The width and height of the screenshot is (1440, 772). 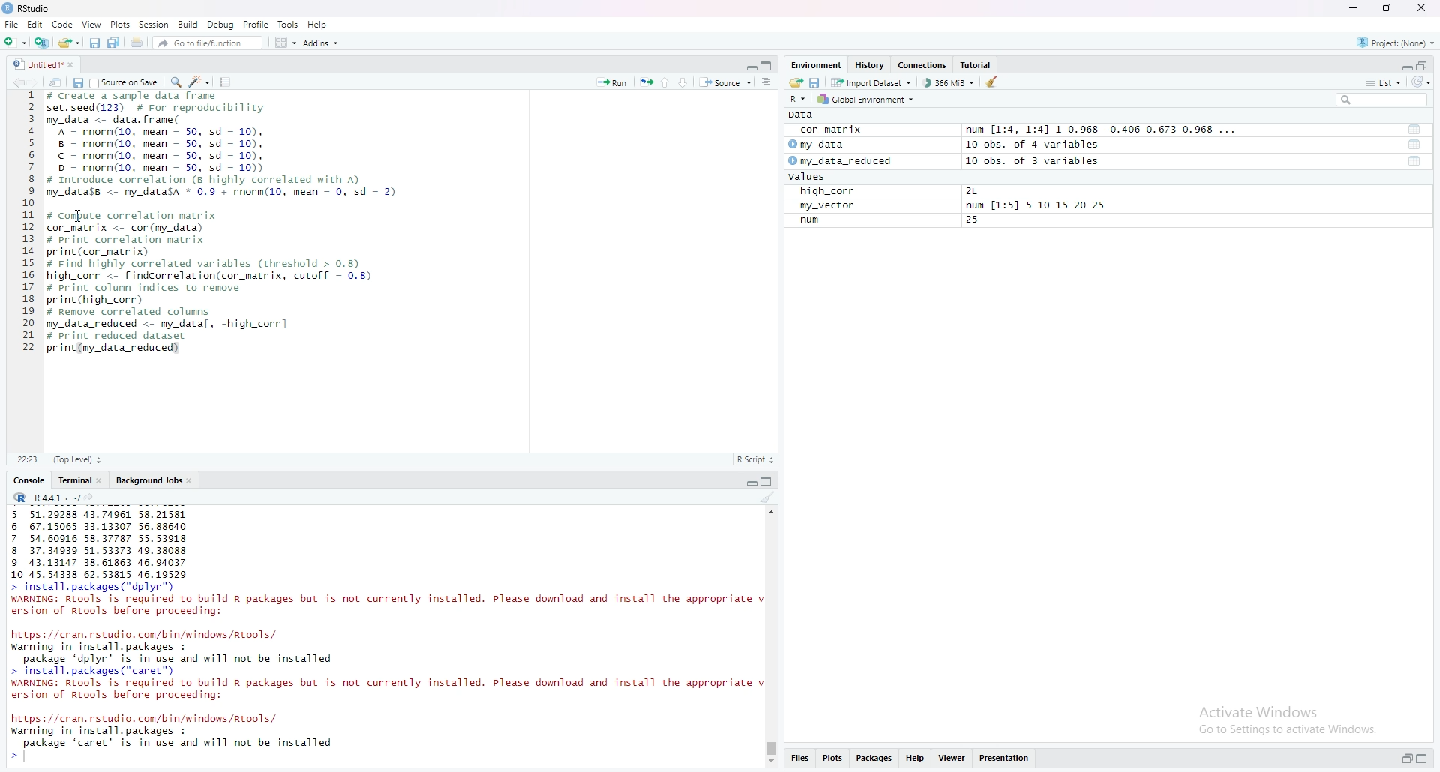 What do you see at coordinates (12, 25) in the screenshot?
I see `File` at bounding box center [12, 25].